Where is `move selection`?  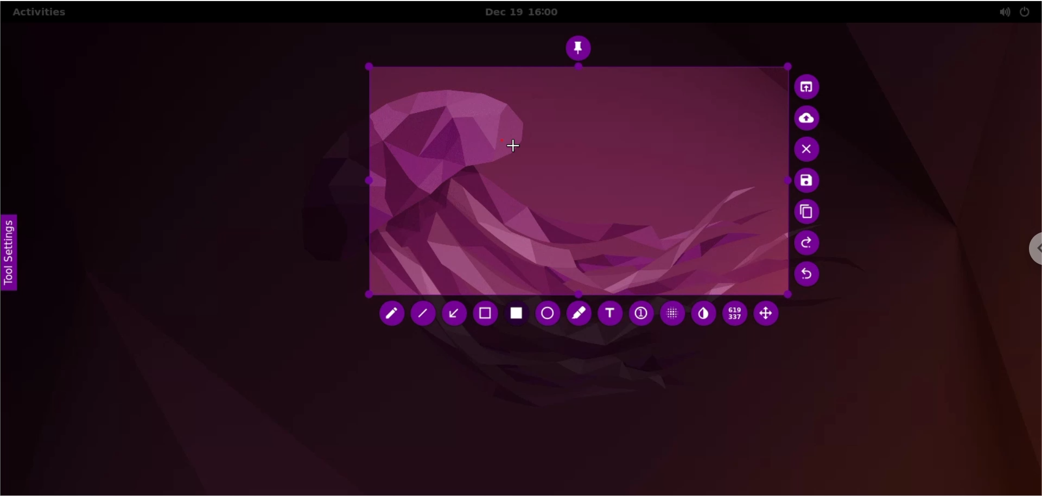
move selection is located at coordinates (770, 315).